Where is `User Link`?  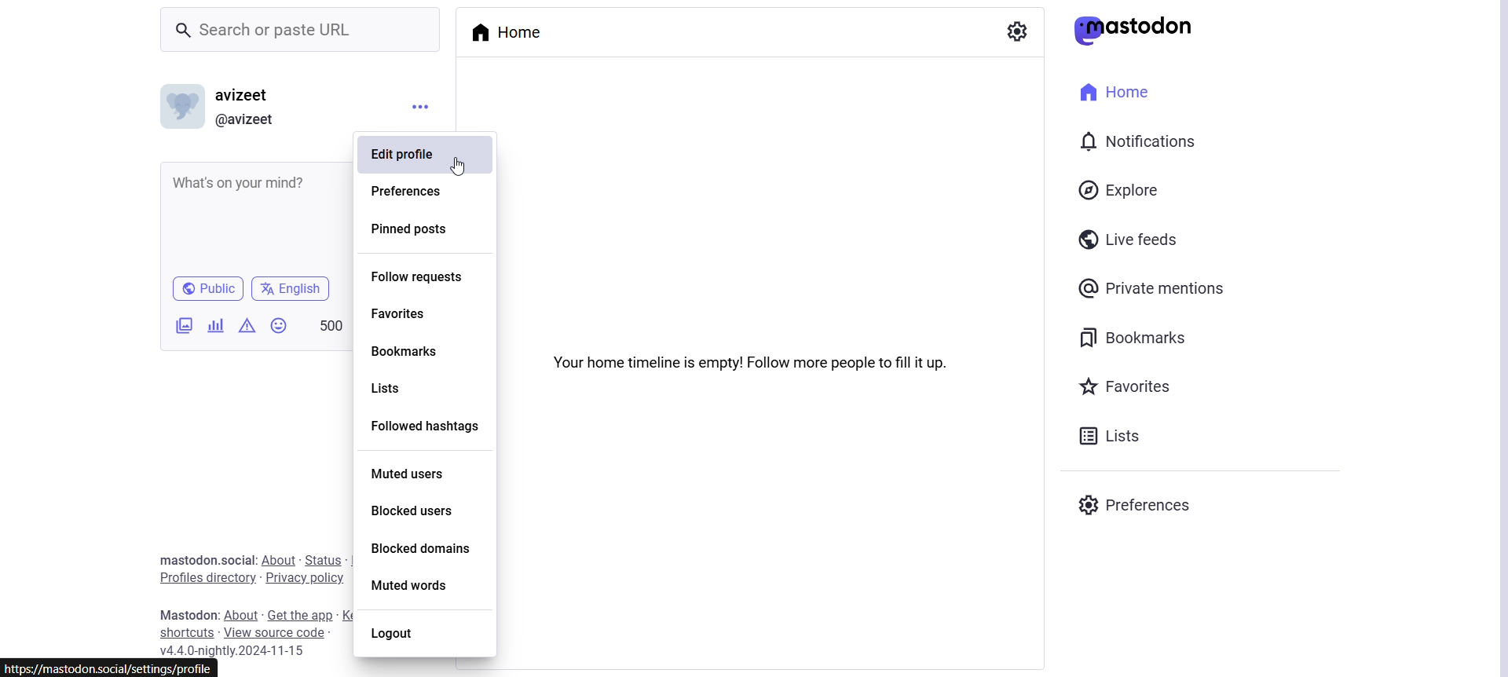
User Link is located at coordinates (247, 120).